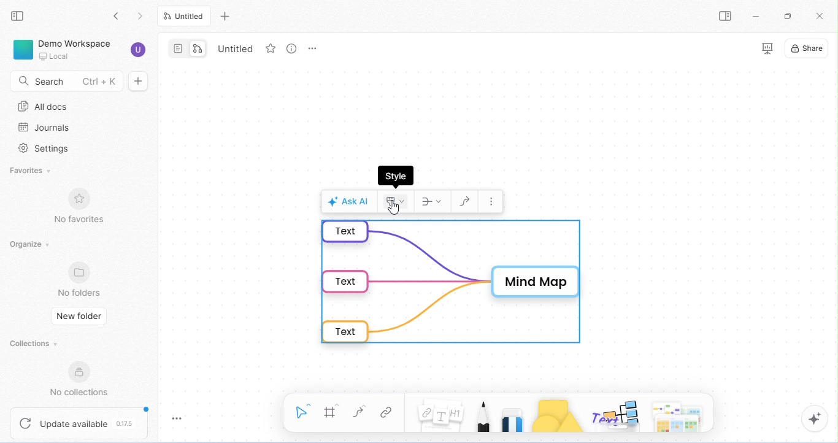 The image size is (838, 443). What do you see at coordinates (18, 17) in the screenshot?
I see `close sidebar` at bounding box center [18, 17].